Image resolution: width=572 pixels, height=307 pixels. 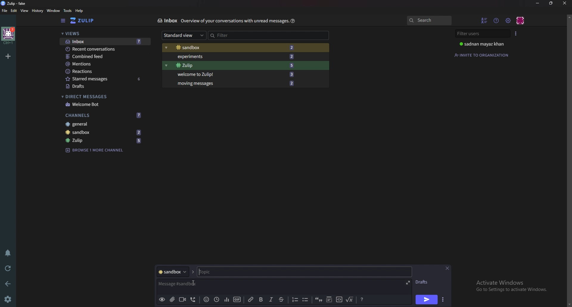 What do you see at coordinates (9, 252) in the screenshot?
I see `Enable do not disturb` at bounding box center [9, 252].